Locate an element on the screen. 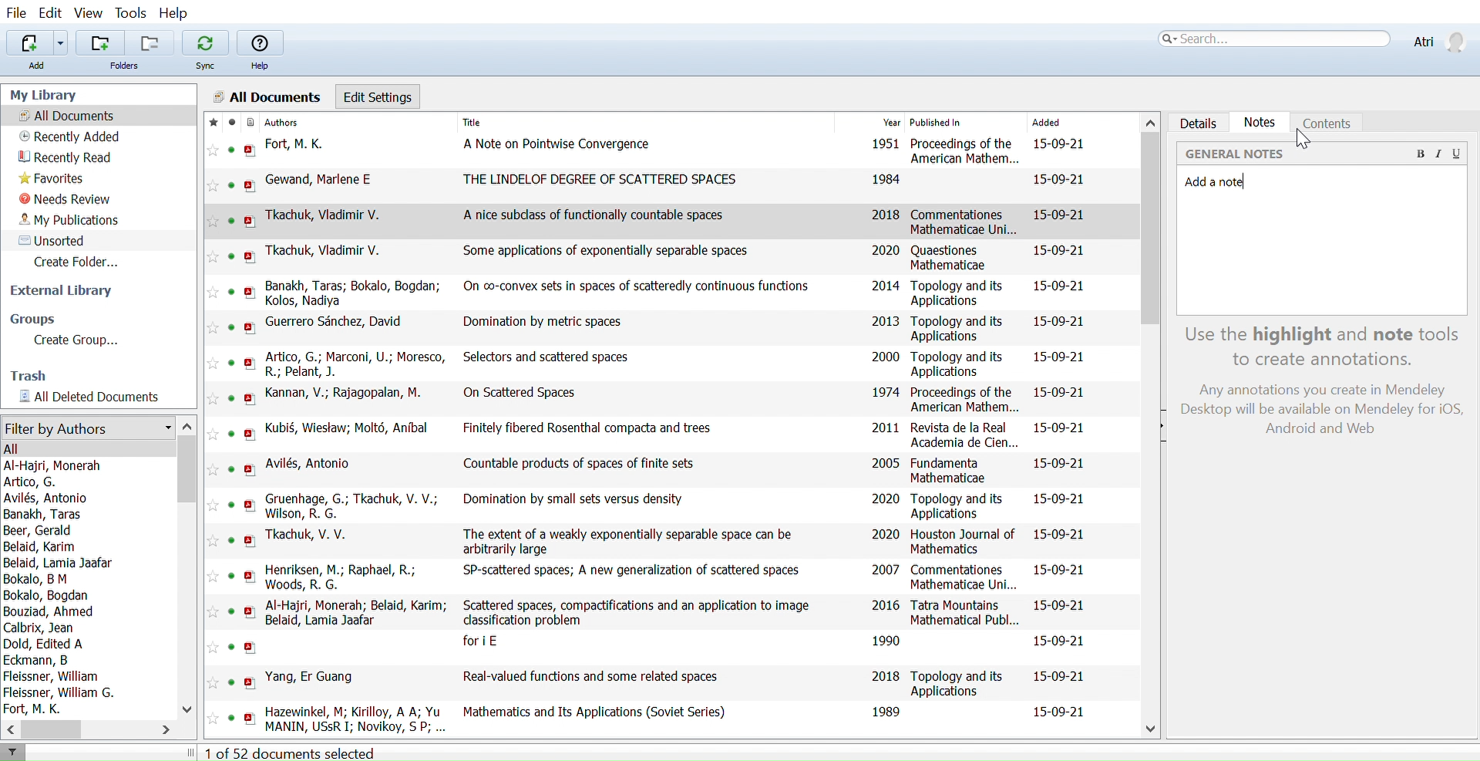 Image resolution: width=1480 pixels, height=761 pixels. Tkachuk, Vladimir V. is located at coordinates (326, 216).